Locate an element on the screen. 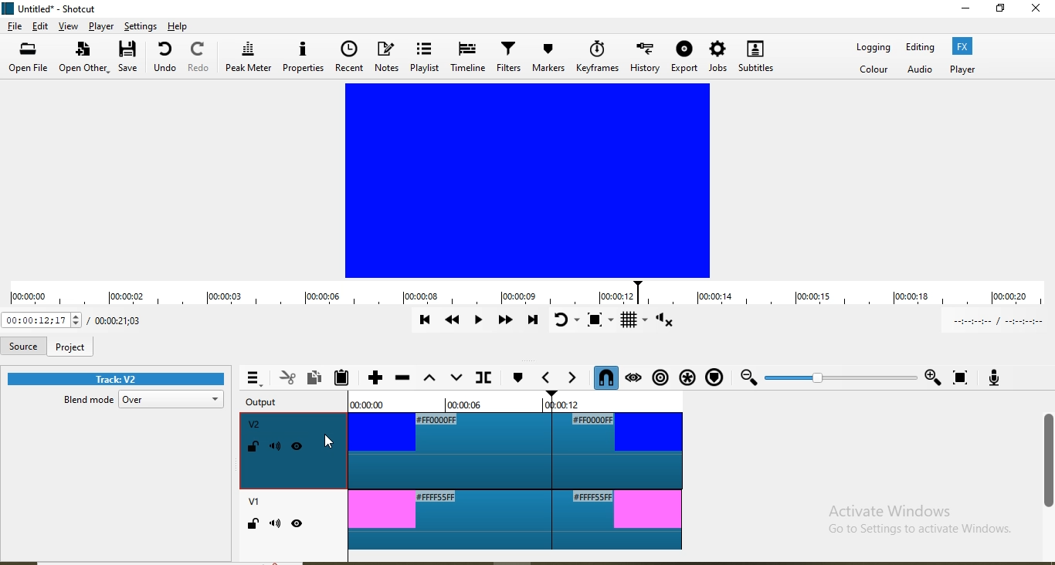 This screenshot has width=1055, height=565. Skip to previous is located at coordinates (424, 320).